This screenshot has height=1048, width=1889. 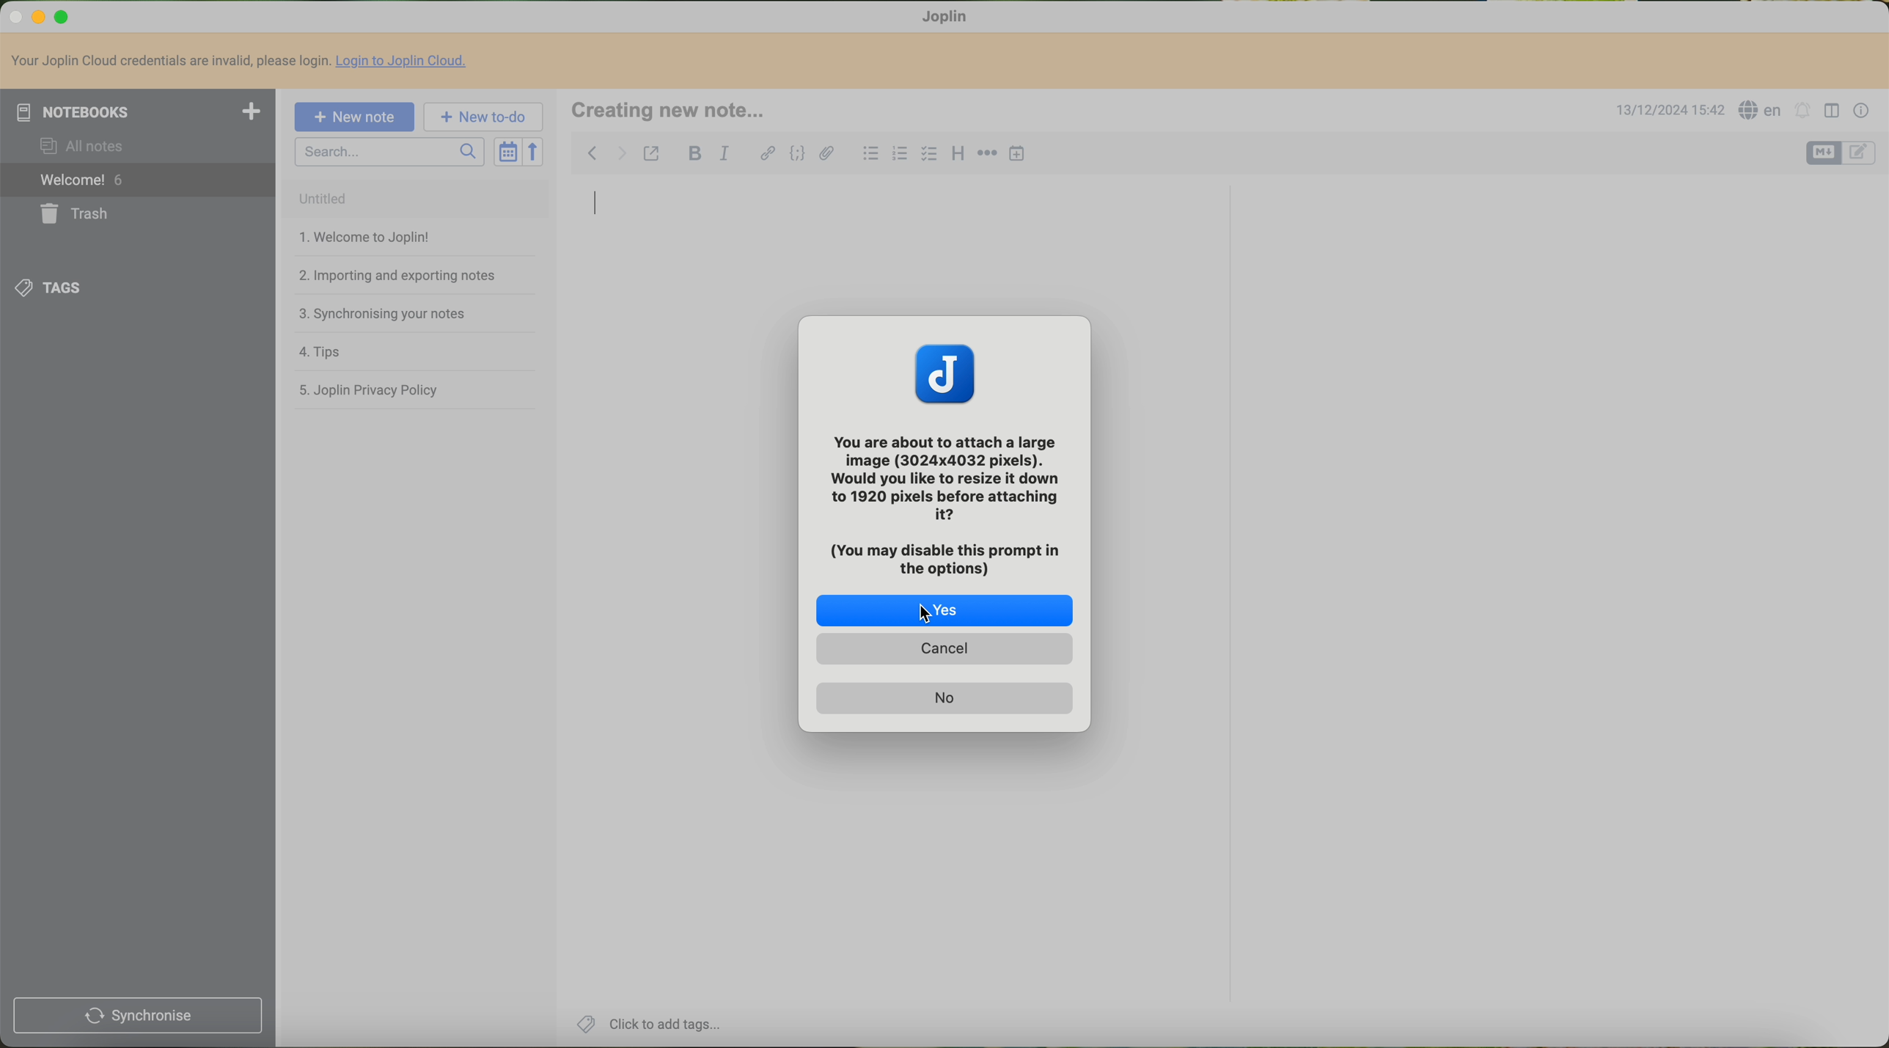 I want to click on toggle sort order field, so click(x=506, y=152).